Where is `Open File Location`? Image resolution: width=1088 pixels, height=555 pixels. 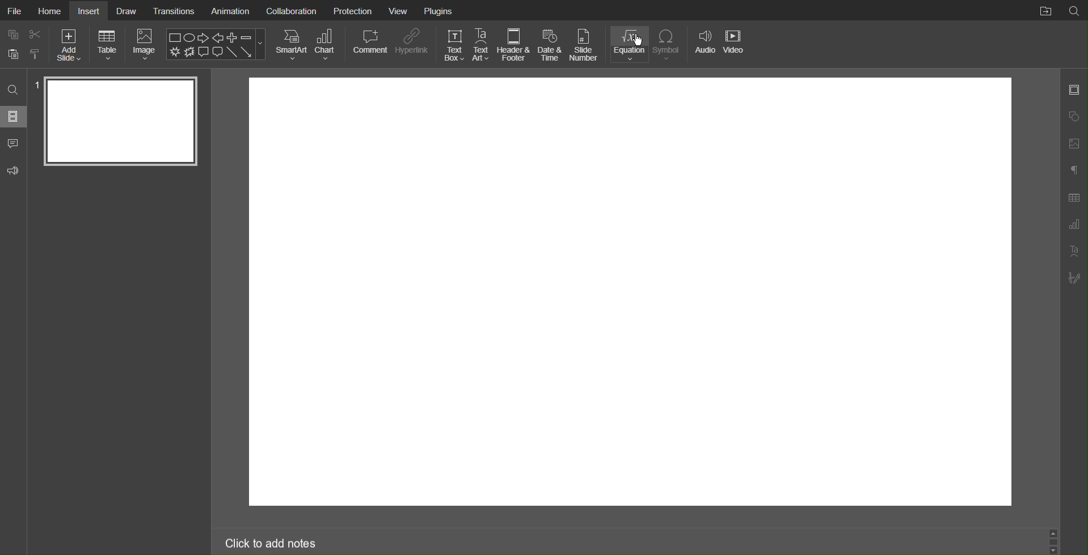
Open File Location is located at coordinates (1044, 11).